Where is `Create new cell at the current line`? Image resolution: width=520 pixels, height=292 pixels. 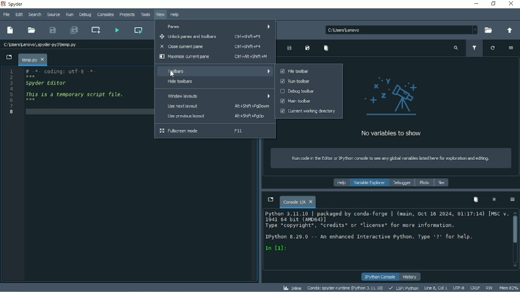
Create new cell at the current line is located at coordinates (96, 30).